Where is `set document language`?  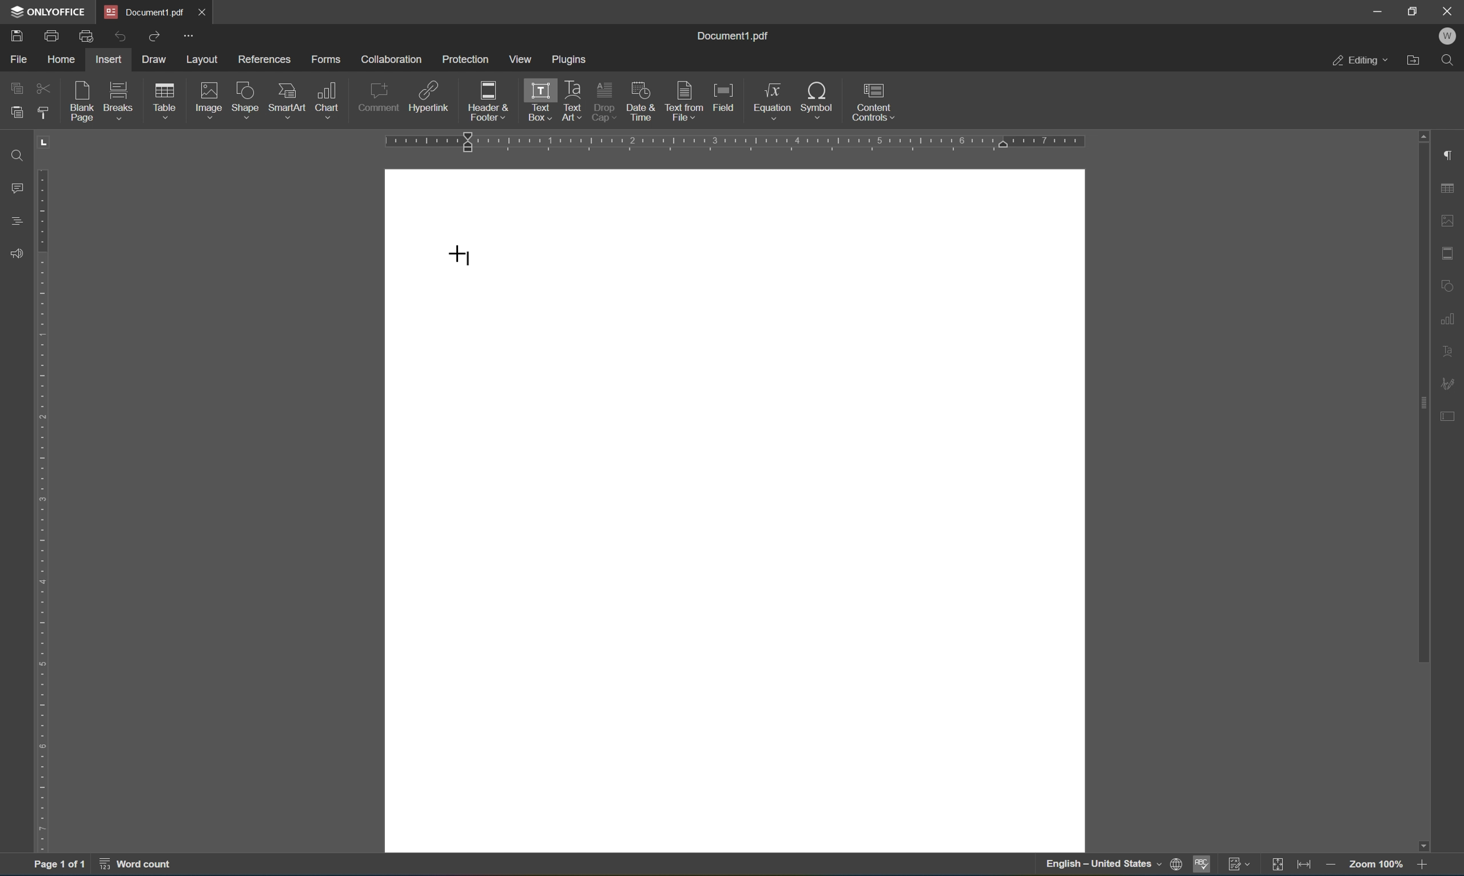
set document language is located at coordinates (1178, 864).